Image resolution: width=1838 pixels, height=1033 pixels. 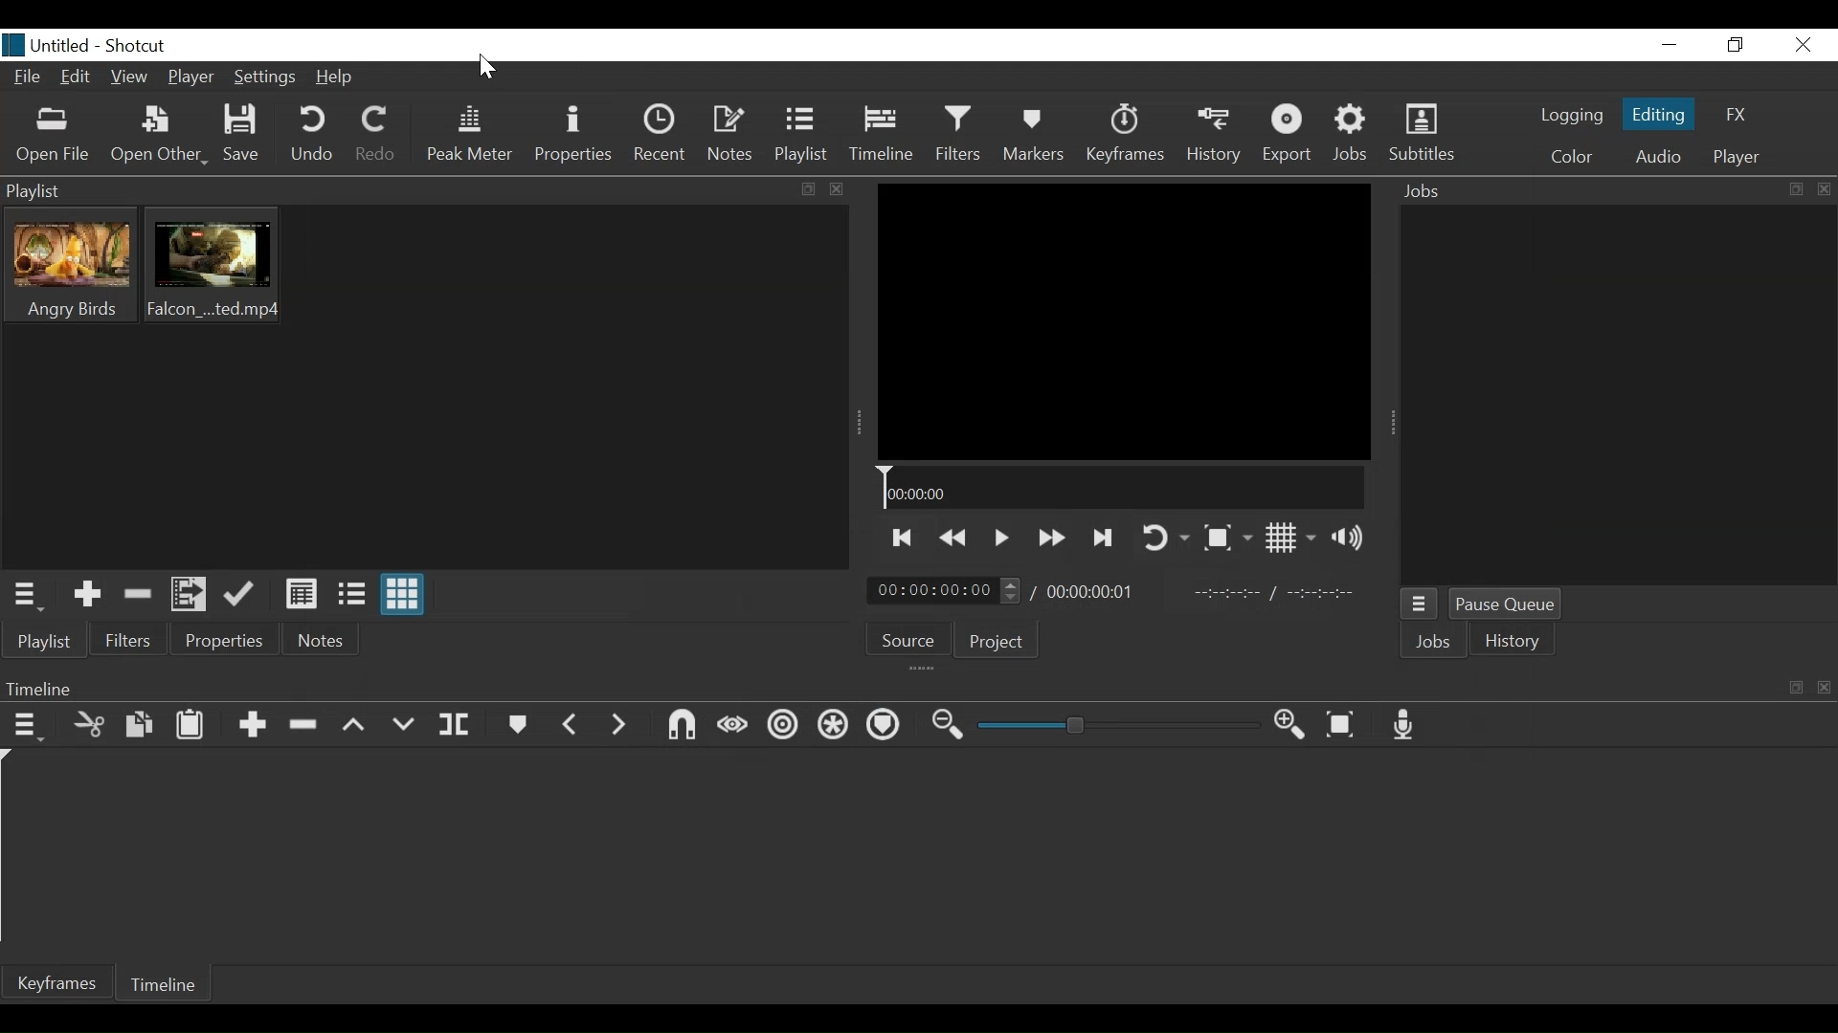 What do you see at coordinates (909, 638) in the screenshot?
I see `Source` at bounding box center [909, 638].